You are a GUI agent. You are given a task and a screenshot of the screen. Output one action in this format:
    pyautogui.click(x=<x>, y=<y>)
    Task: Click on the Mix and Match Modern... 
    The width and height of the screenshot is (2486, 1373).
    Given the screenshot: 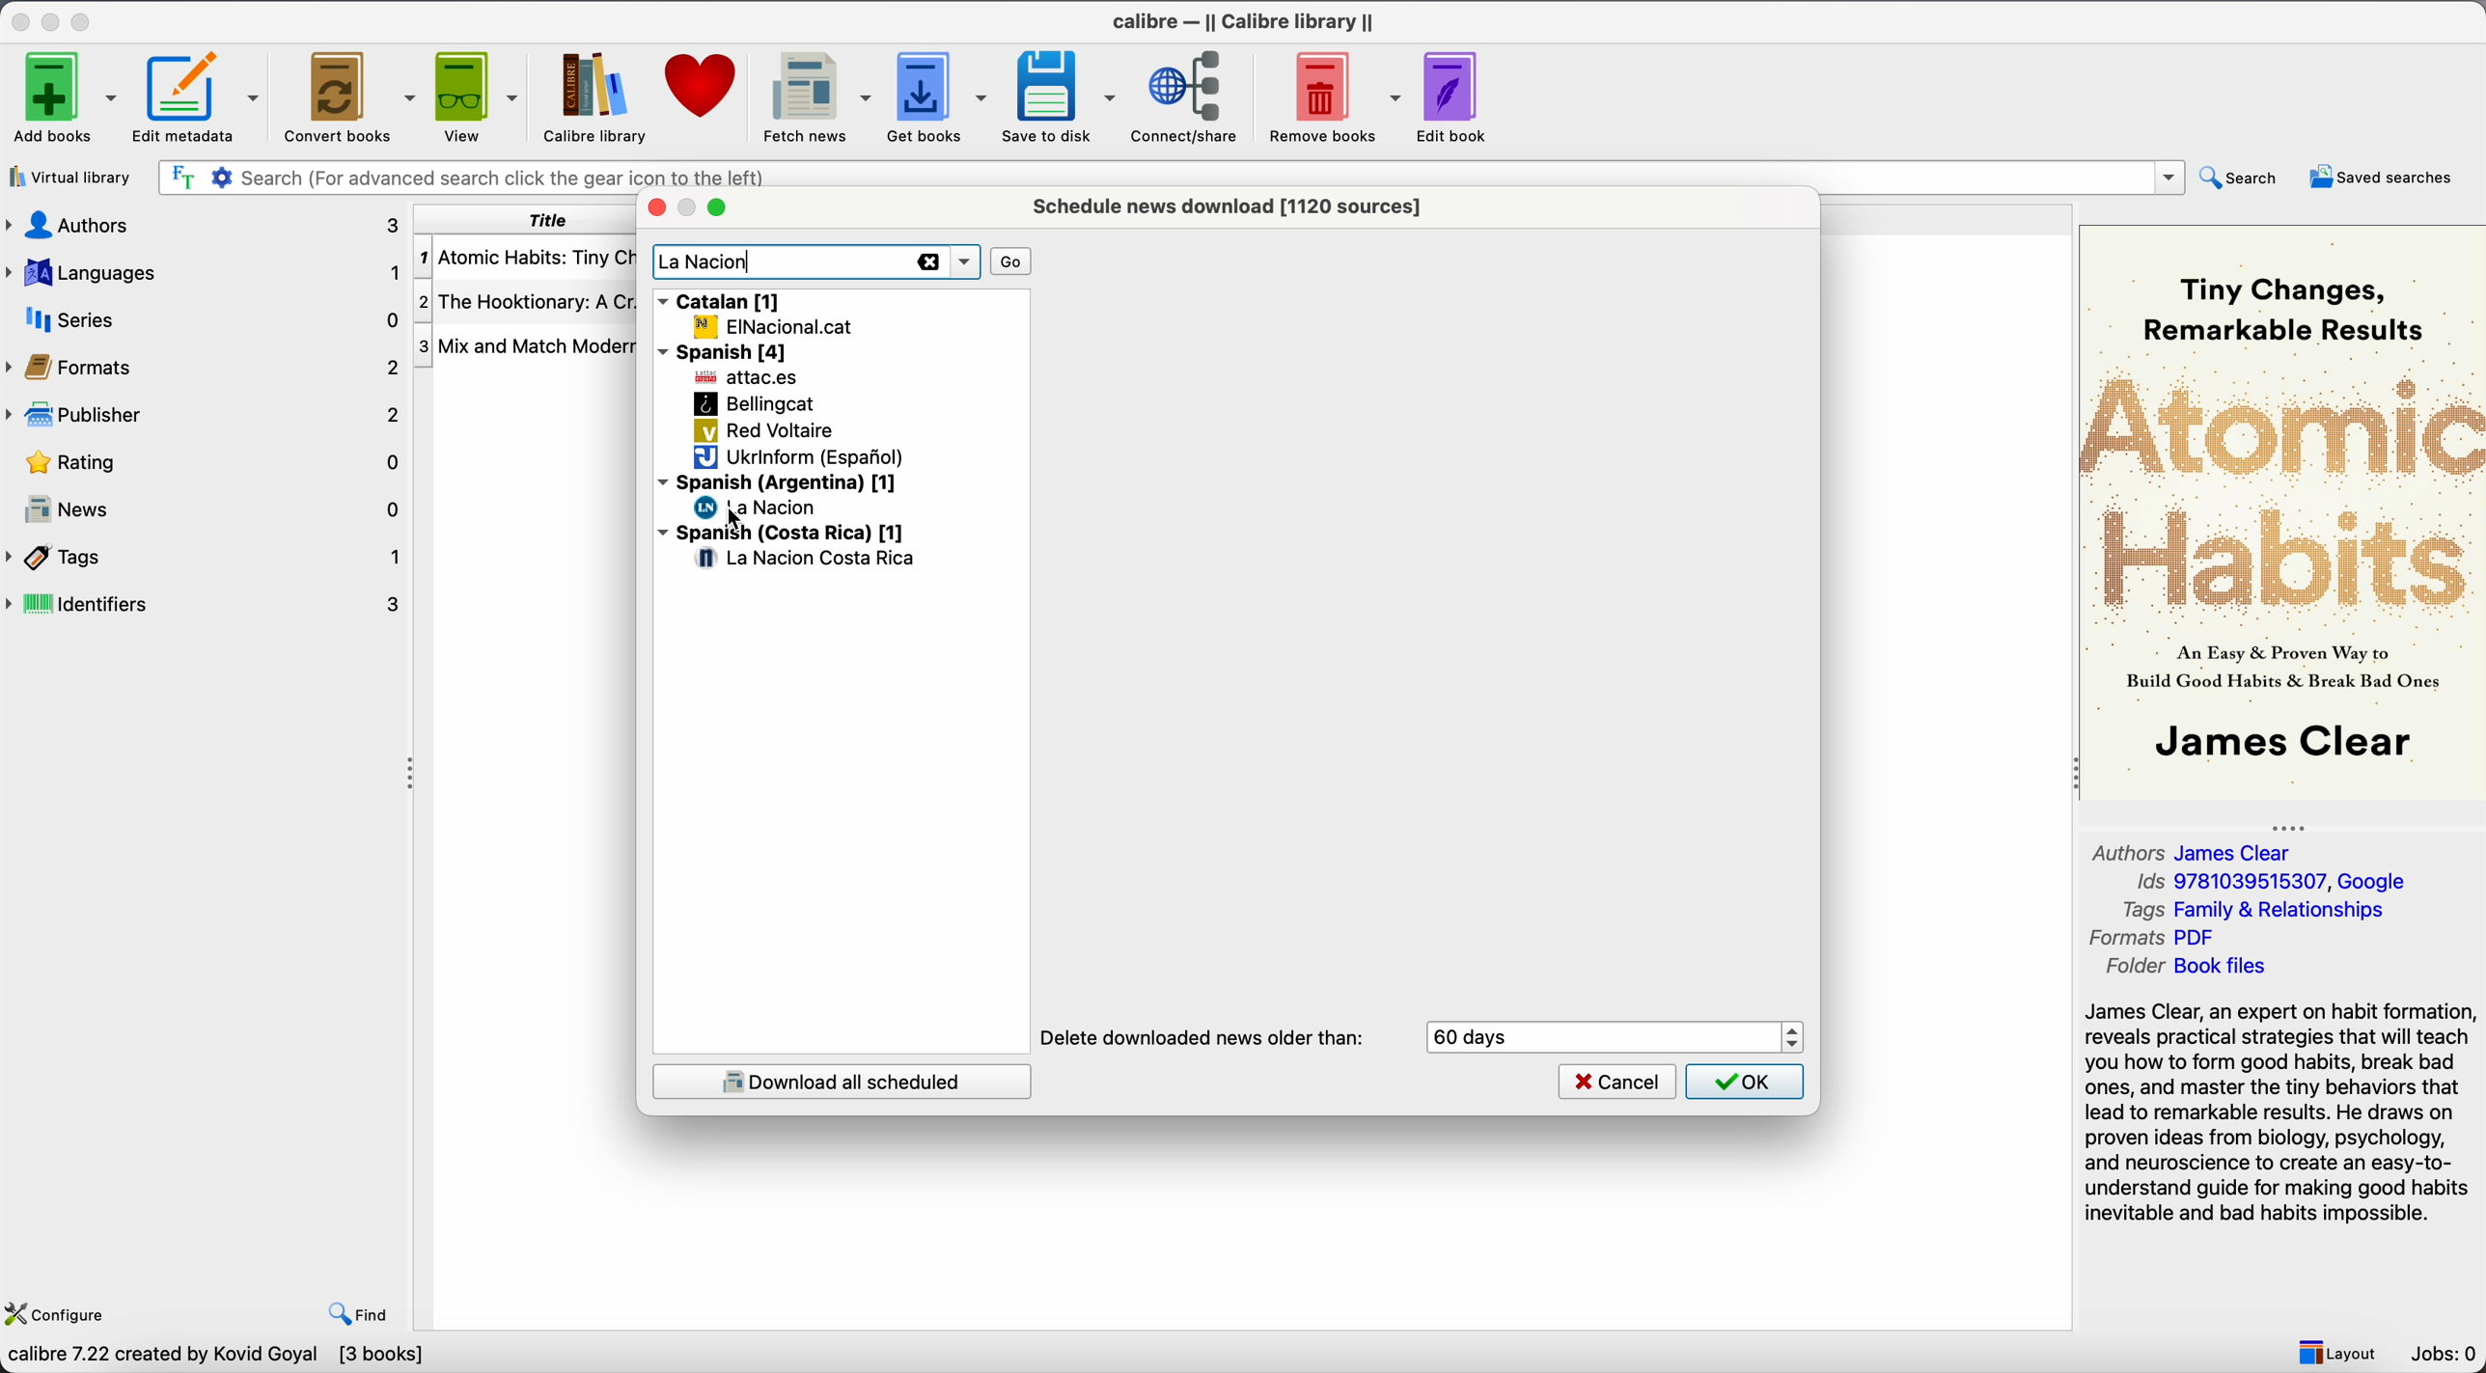 What is the action you would take?
    pyautogui.click(x=528, y=347)
    